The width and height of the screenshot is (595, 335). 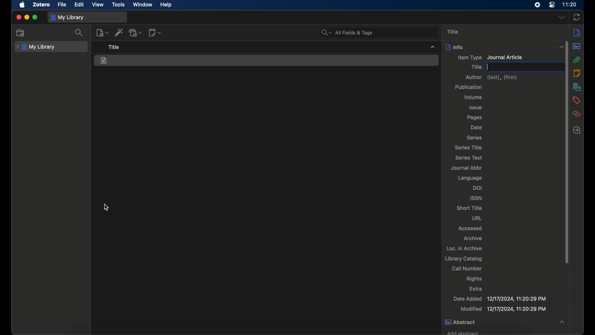 What do you see at coordinates (492, 78) in the screenshot?
I see `author` at bounding box center [492, 78].